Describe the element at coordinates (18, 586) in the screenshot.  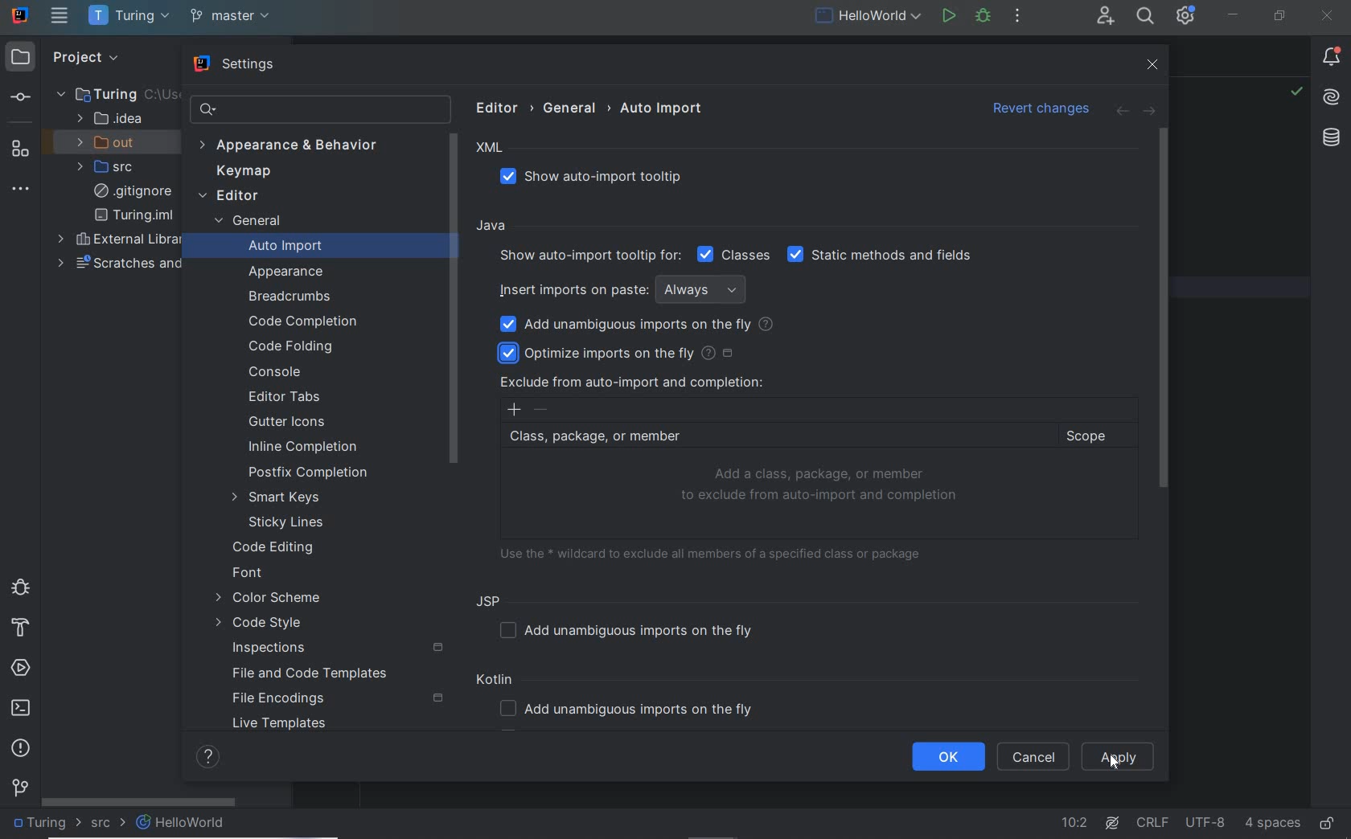
I see `debug` at that location.